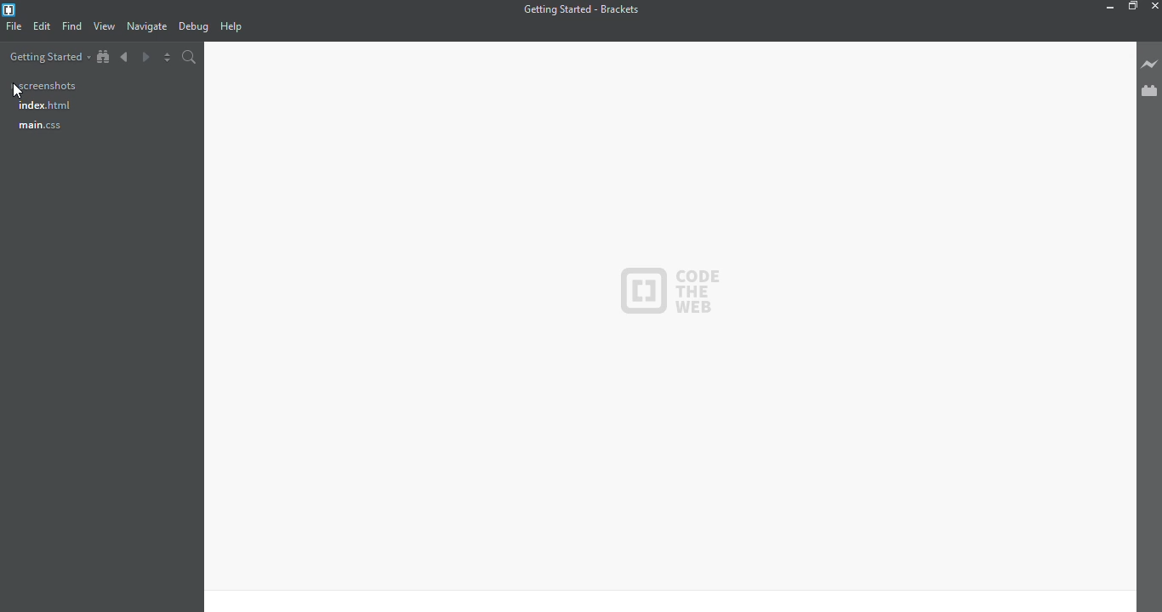 Image resolution: width=1162 pixels, height=612 pixels. What do you see at coordinates (189, 57) in the screenshot?
I see `search` at bounding box center [189, 57].